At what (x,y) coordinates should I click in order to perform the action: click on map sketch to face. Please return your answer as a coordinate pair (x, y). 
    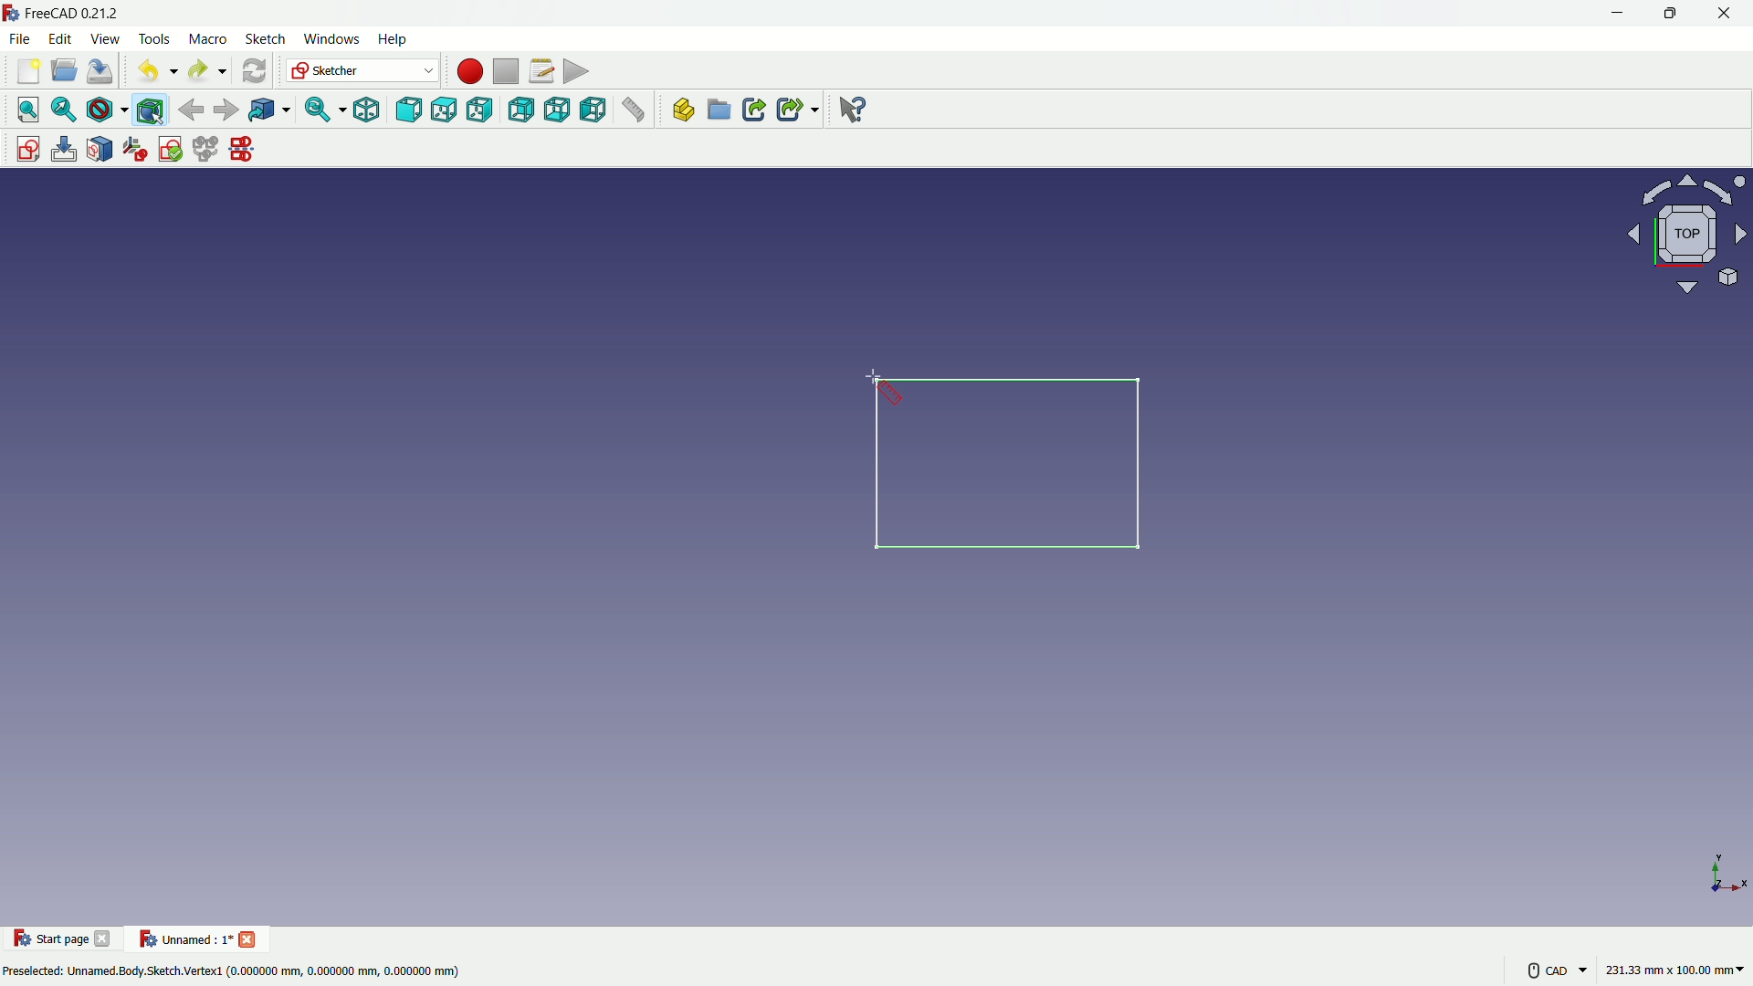
    Looking at the image, I should click on (100, 149).